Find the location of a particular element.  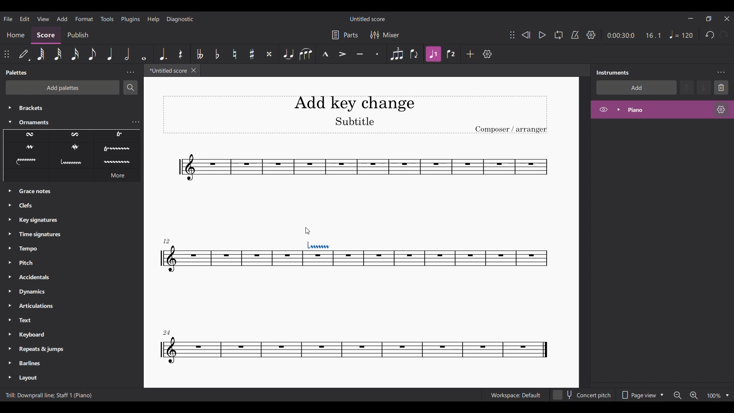

Toggle double sharp is located at coordinates (269, 54).